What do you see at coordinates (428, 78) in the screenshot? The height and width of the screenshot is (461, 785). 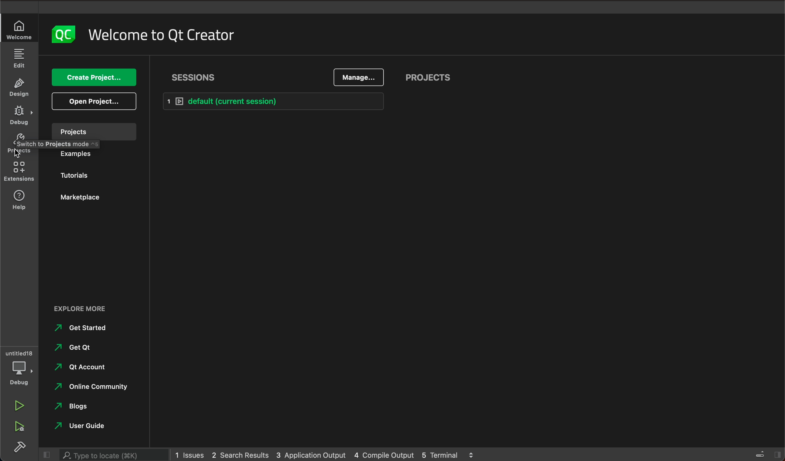 I see `projects` at bounding box center [428, 78].